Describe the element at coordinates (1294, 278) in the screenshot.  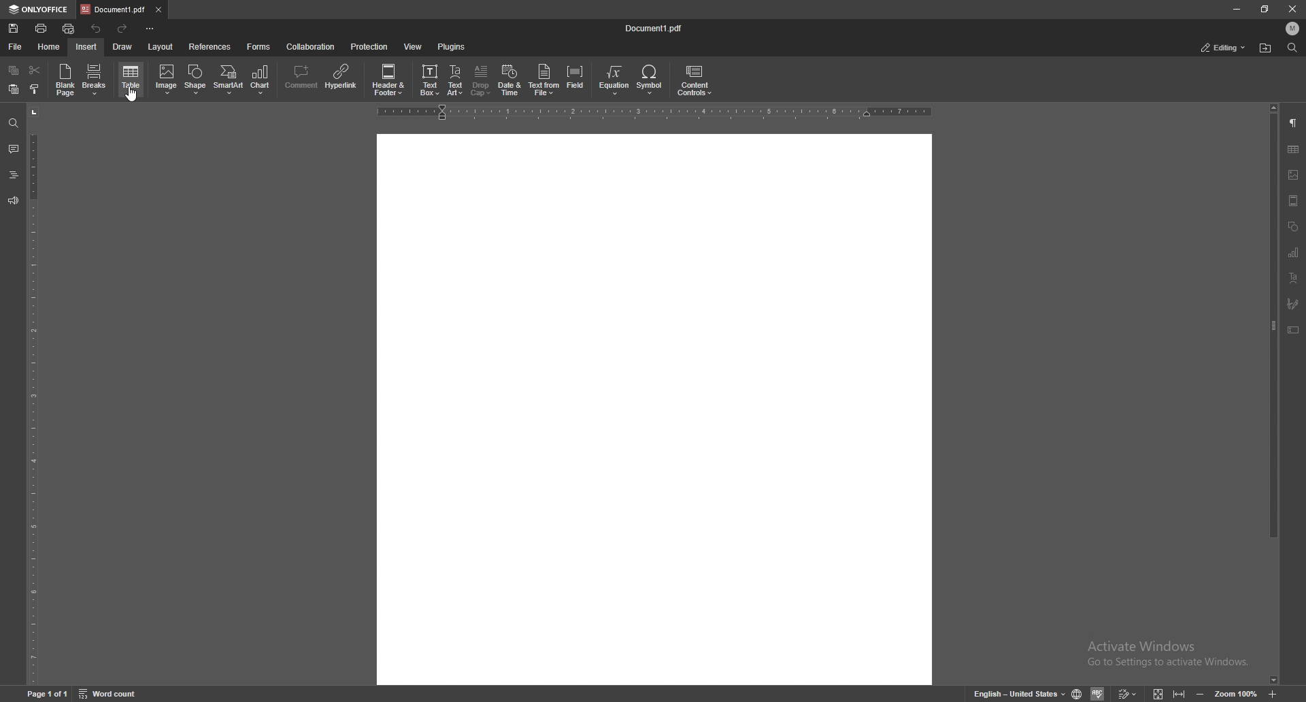
I see `text art` at that location.